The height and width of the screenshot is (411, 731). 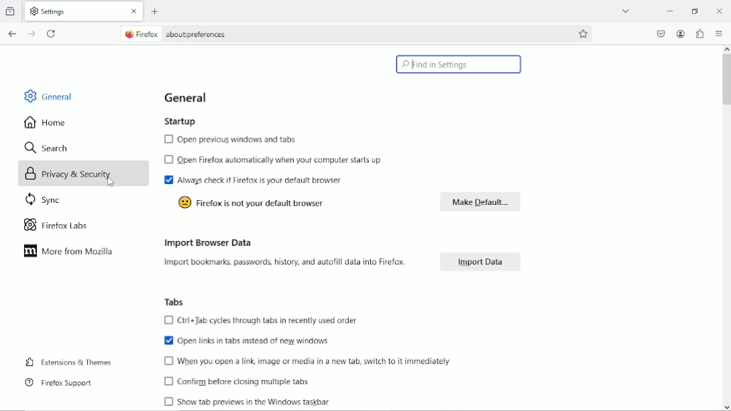 I want to click on extensions & themes, so click(x=67, y=362).